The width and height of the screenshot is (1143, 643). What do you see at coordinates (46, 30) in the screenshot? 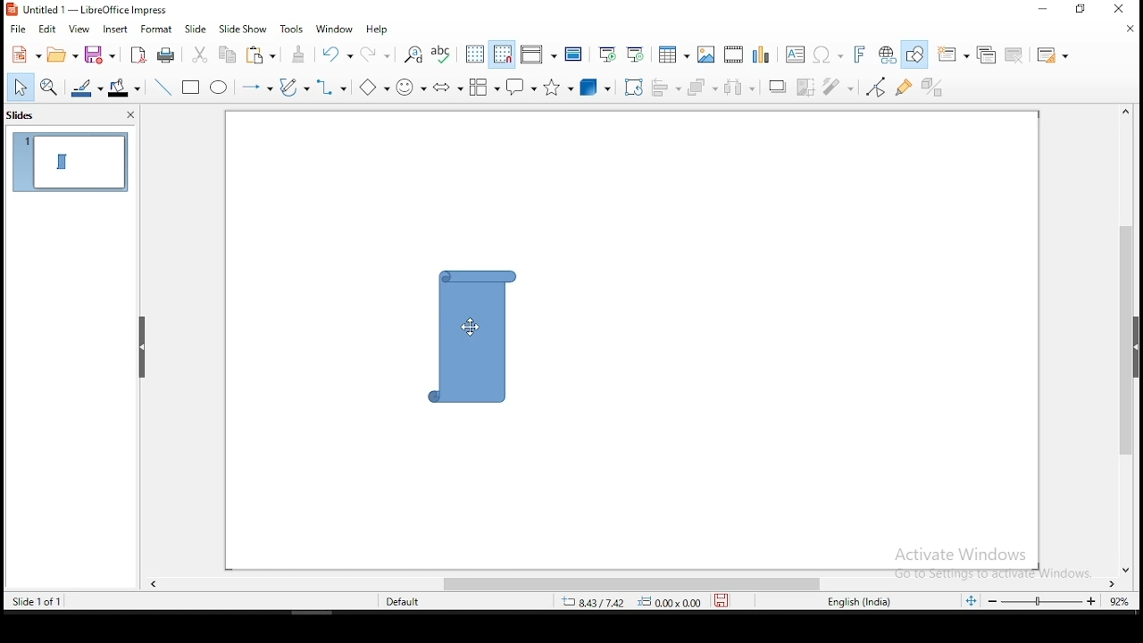
I see `edit` at bounding box center [46, 30].